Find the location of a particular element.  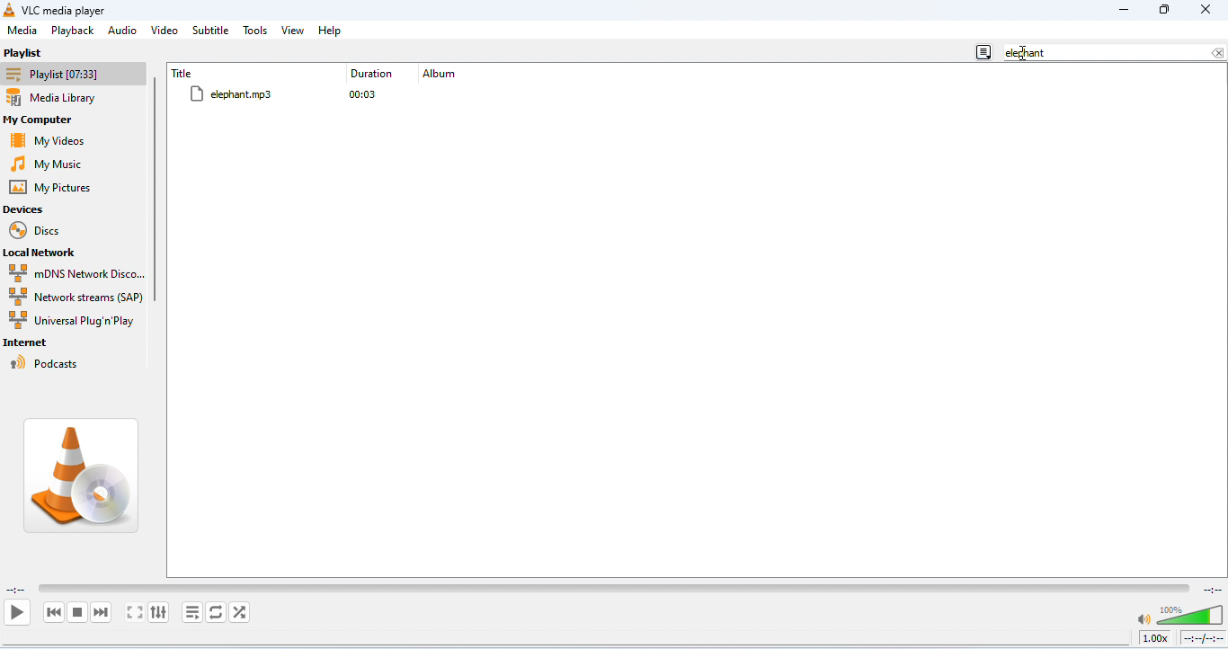

play is located at coordinates (16, 611).